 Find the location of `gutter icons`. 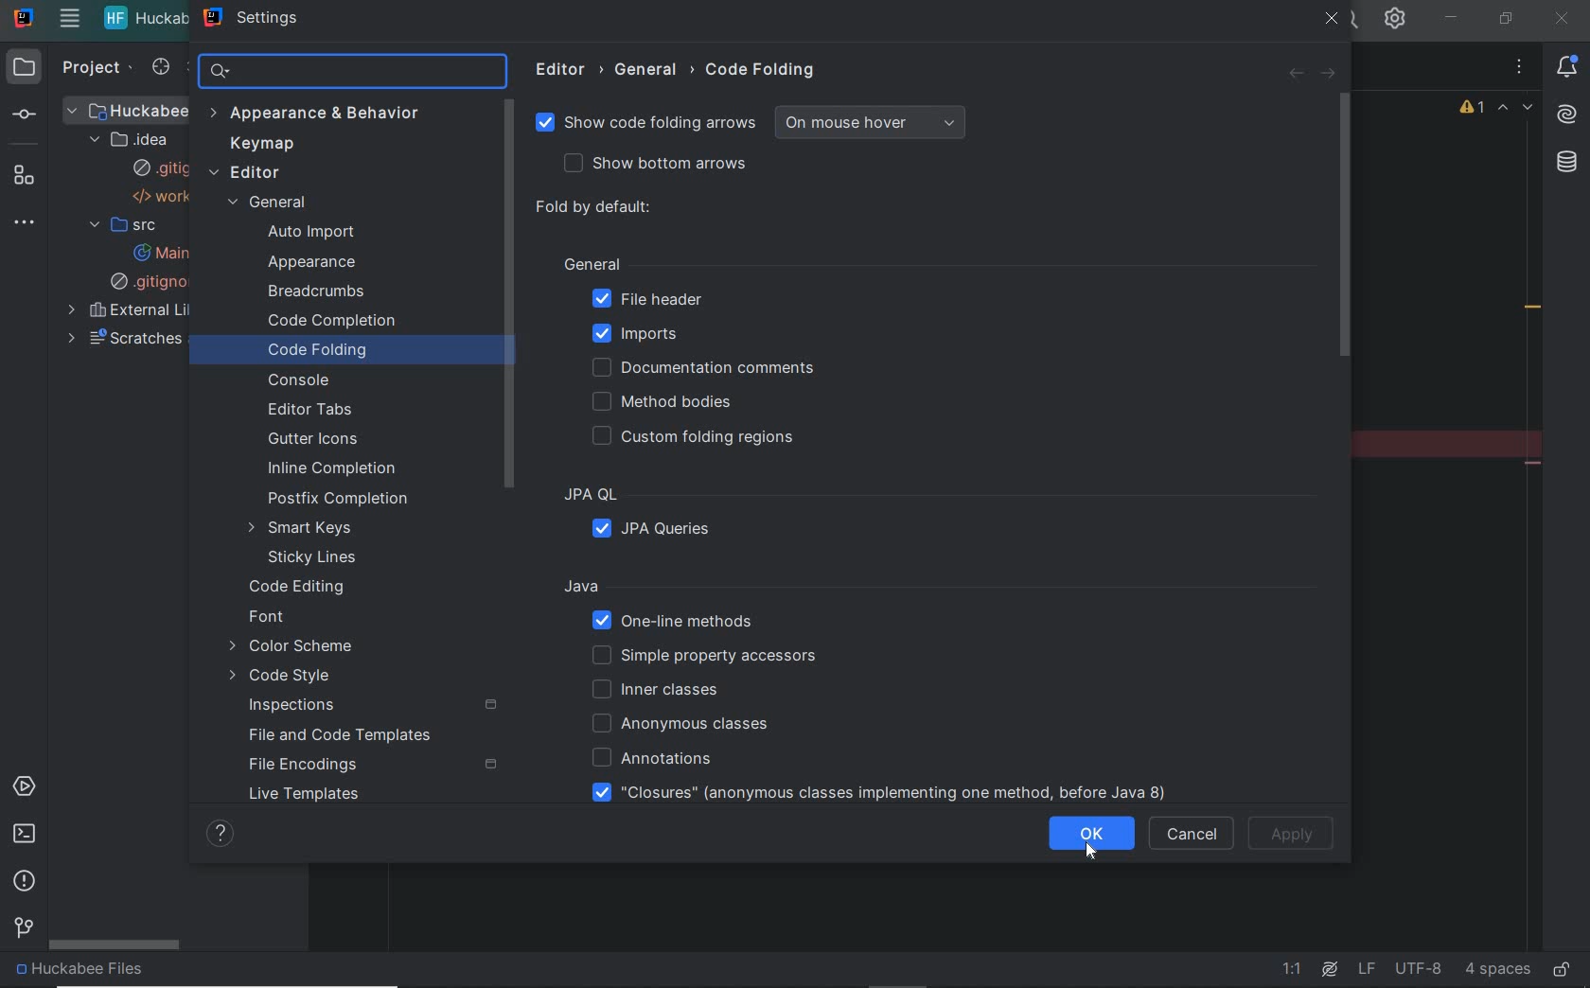

gutter icons is located at coordinates (322, 439).